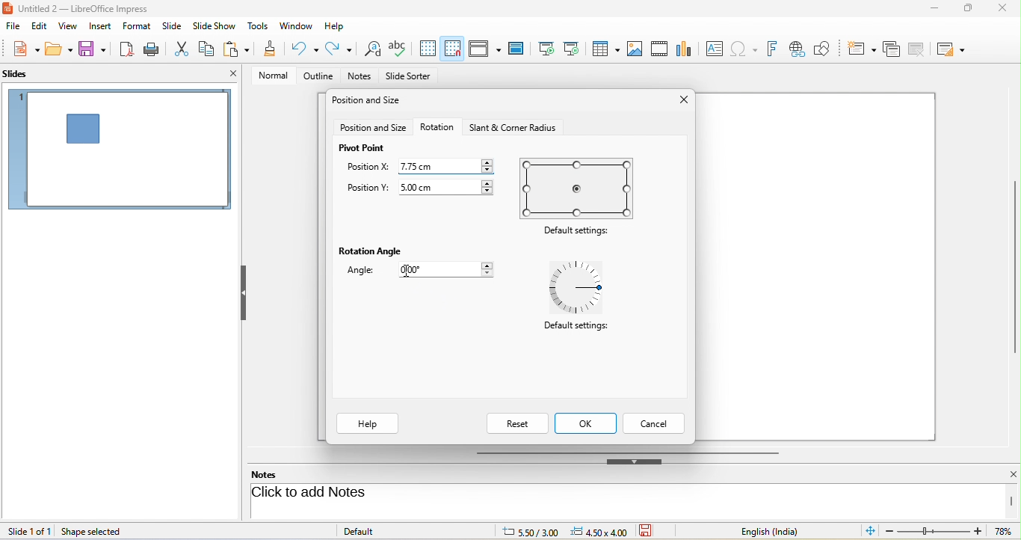 The image size is (1021, 540). I want to click on format, so click(139, 28).